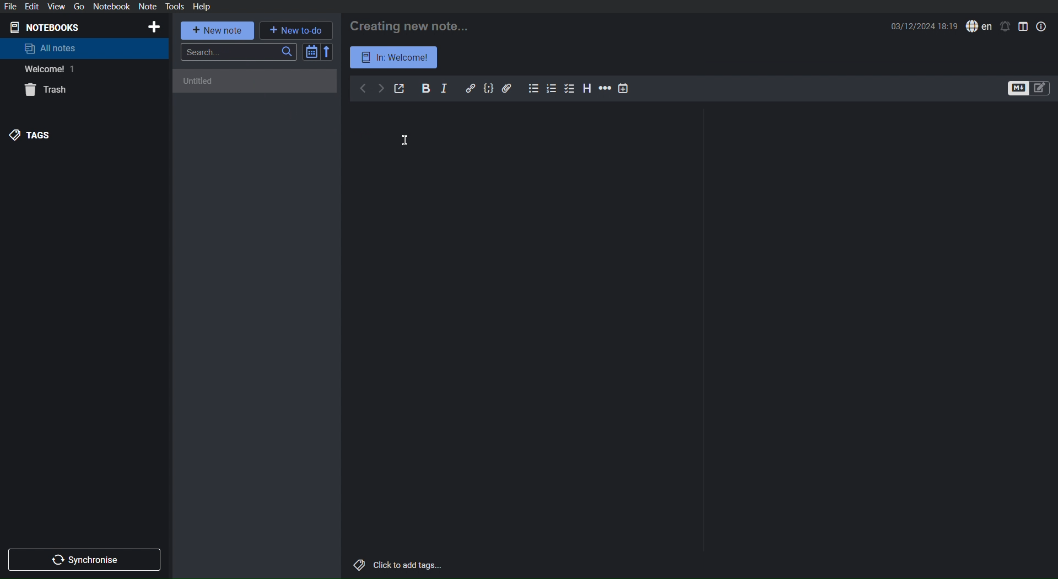 The width and height of the screenshot is (1058, 579). What do you see at coordinates (426, 88) in the screenshot?
I see `Bold` at bounding box center [426, 88].